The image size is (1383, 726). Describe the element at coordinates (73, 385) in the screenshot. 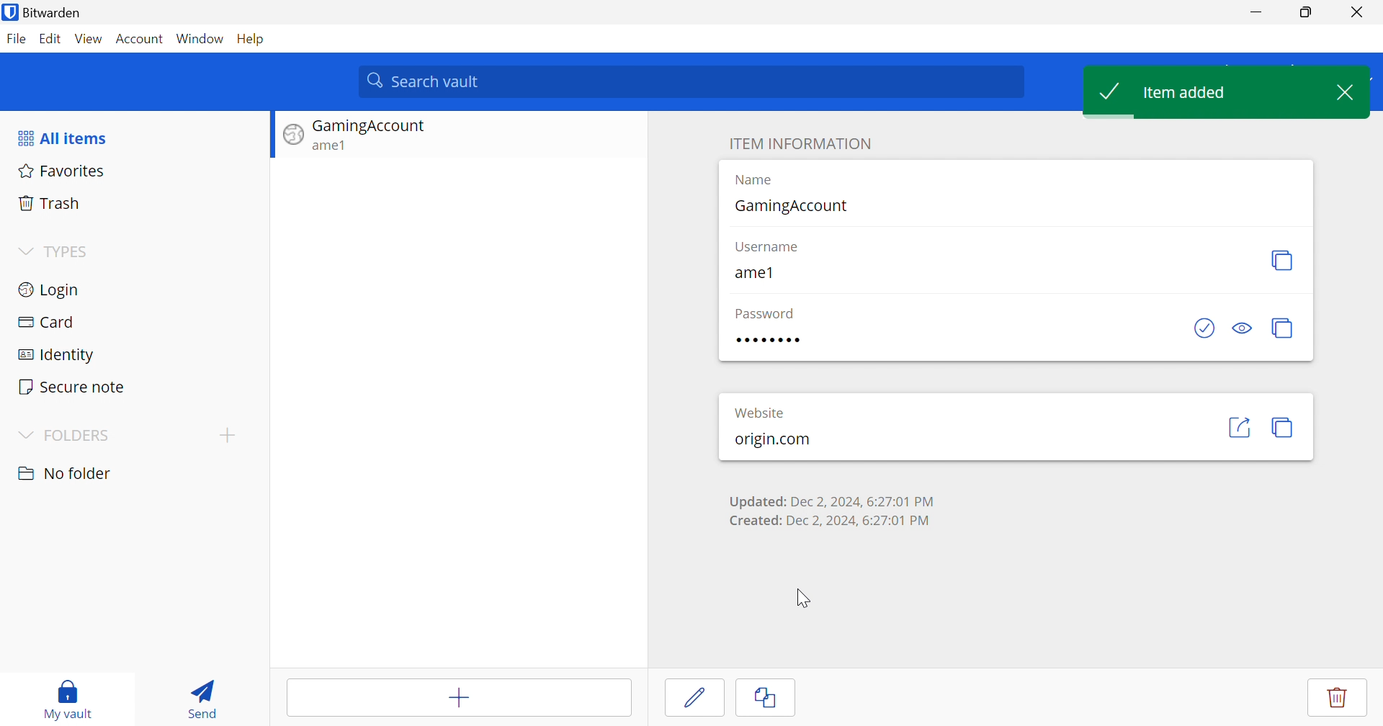

I see `Secure note` at that location.